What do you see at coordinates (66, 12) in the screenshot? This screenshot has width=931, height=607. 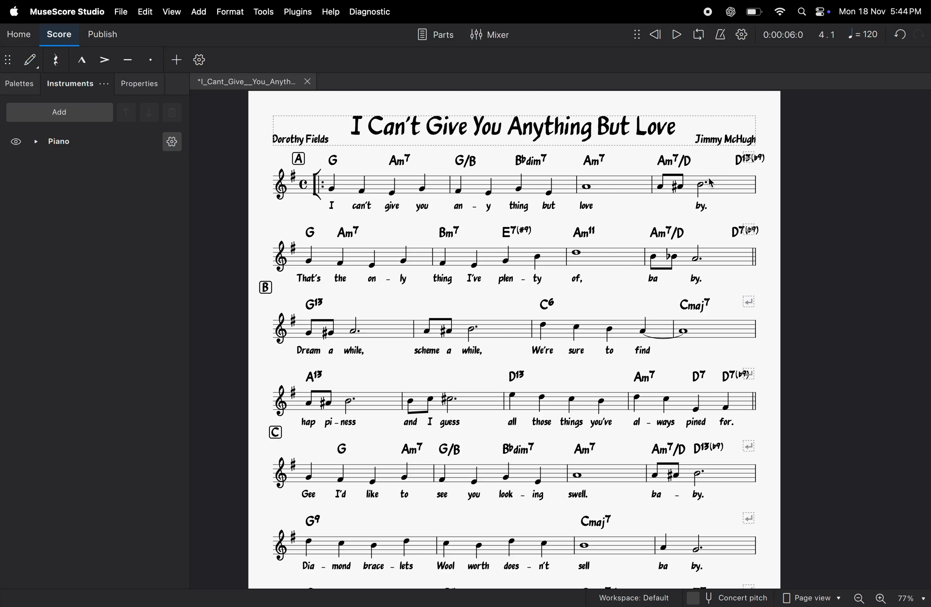 I see `musescore studio` at bounding box center [66, 12].